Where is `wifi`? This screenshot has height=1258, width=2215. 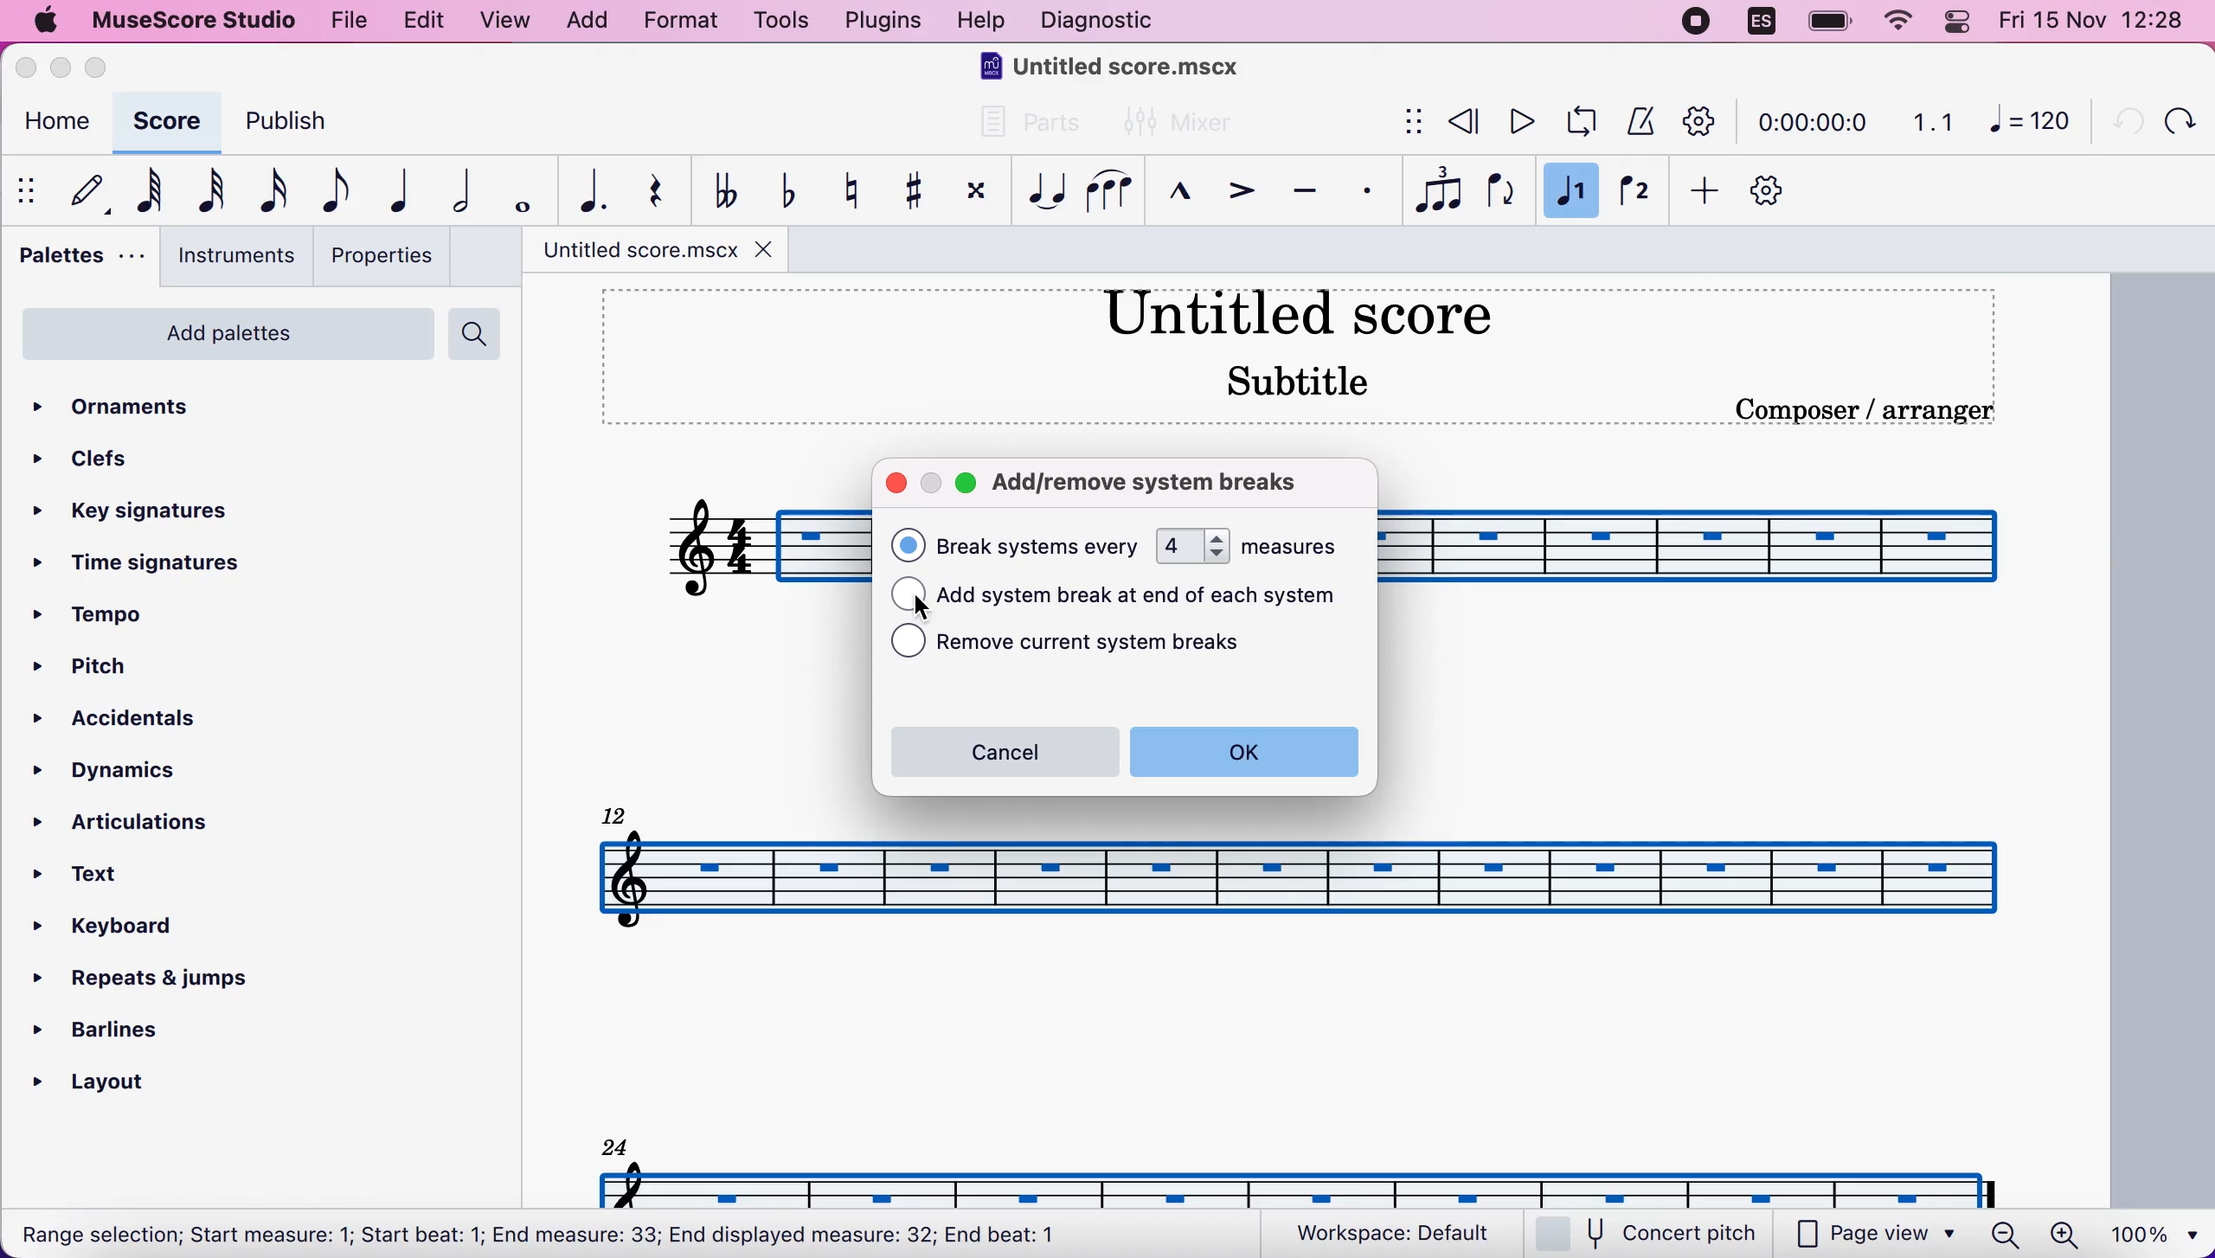 wifi is located at coordinates (1895, 22).